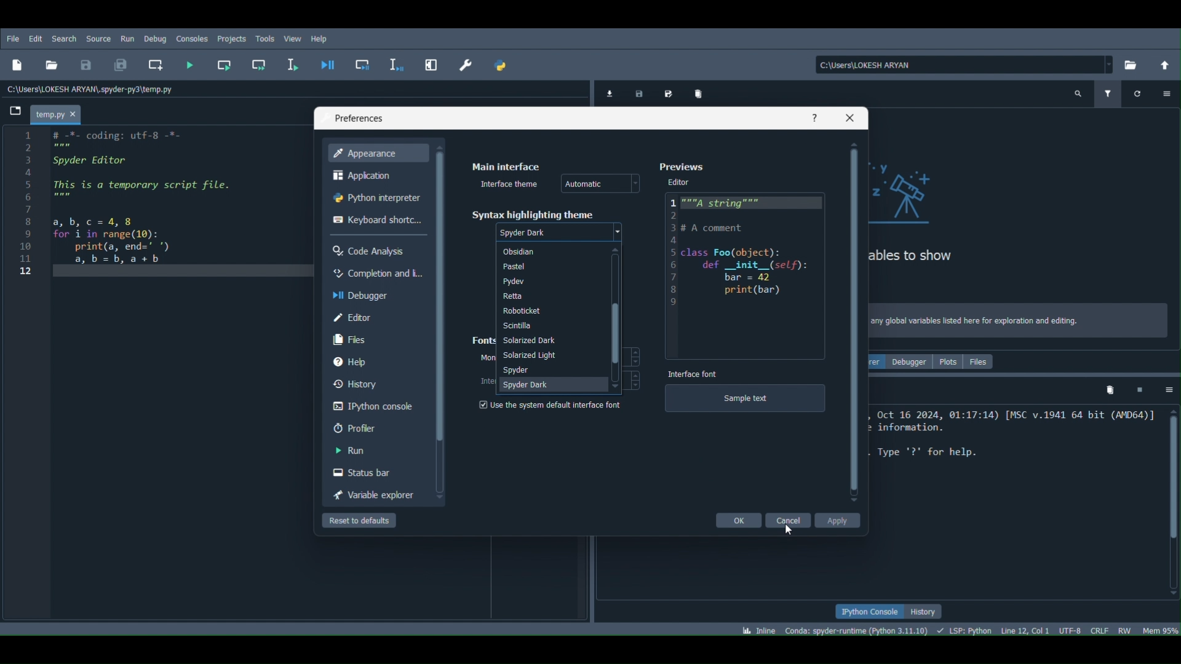 The width and height of the screenshot is (1181, 664). What do you see at coordinates (505, 163) in the screenshot?
I see `Main Interface` at bounding box center [505, 163].